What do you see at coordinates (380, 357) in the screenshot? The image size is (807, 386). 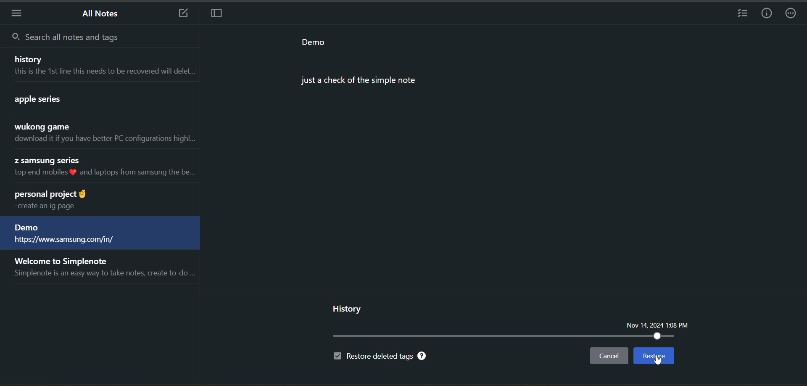 I see `restore deleted tags` at bounding box center [380, 357].